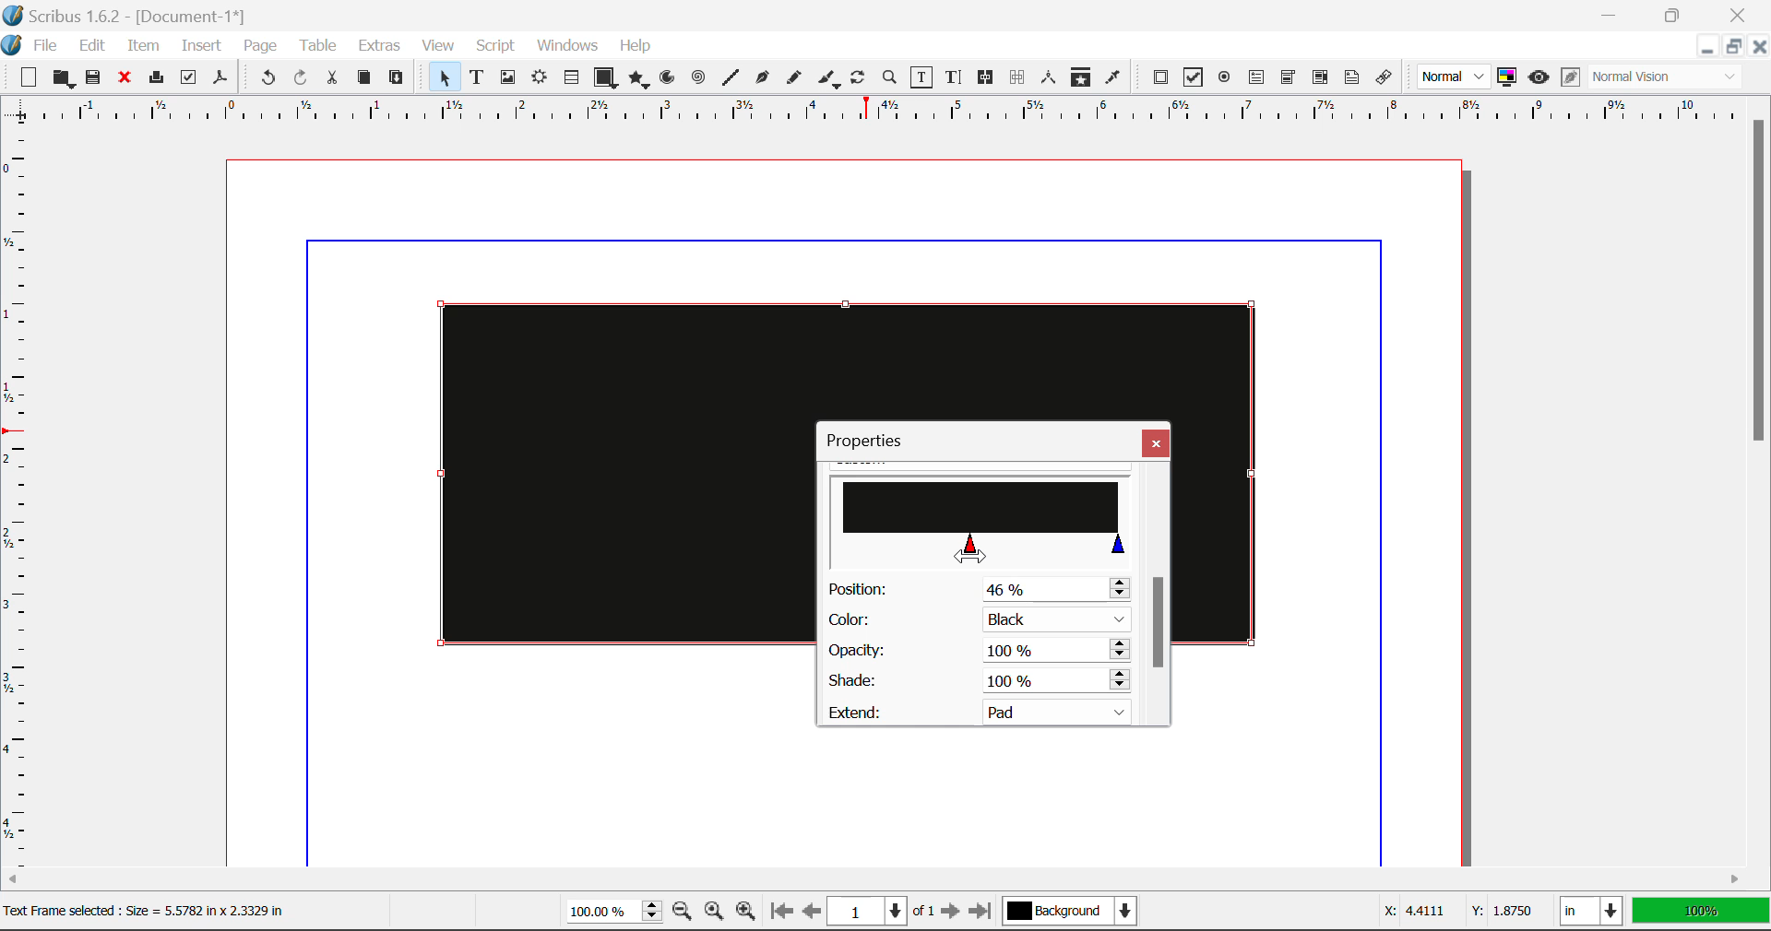 This screenshot has height=931, width=1771. Describe the element at coordinates (1706, 47) in the screenshot. I see `Restore Down` at that location.